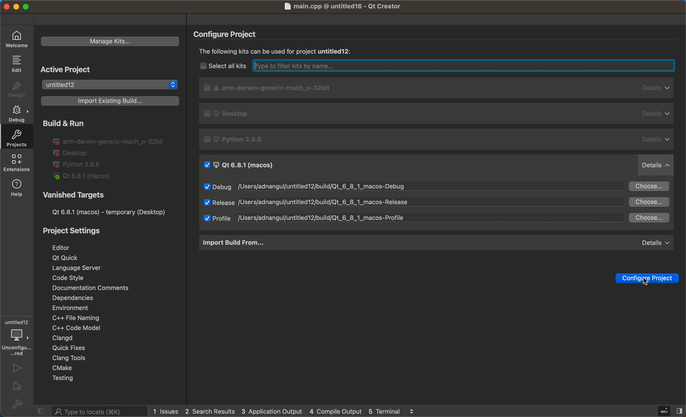  Describe the element at coordinates (108, 84) in the screenshot. I see `project list` at that location.